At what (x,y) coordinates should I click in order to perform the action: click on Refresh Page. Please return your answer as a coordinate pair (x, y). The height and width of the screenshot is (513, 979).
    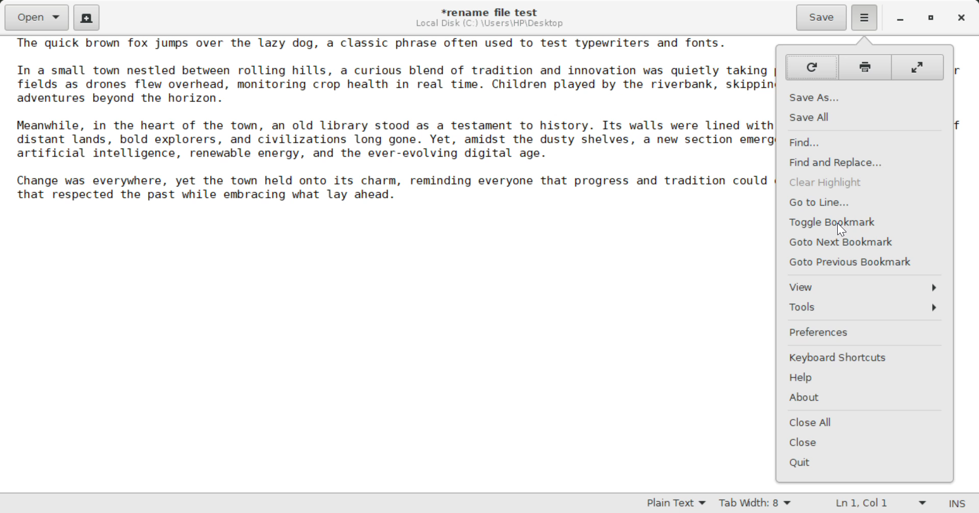
    Looking at the image, I should click on (812, 67).